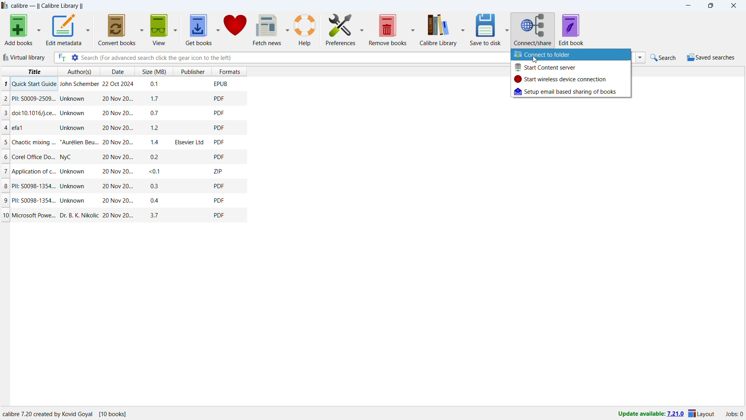 The height and width of the screenshot is (420, 746). I want to click on update, so click(650, 415).